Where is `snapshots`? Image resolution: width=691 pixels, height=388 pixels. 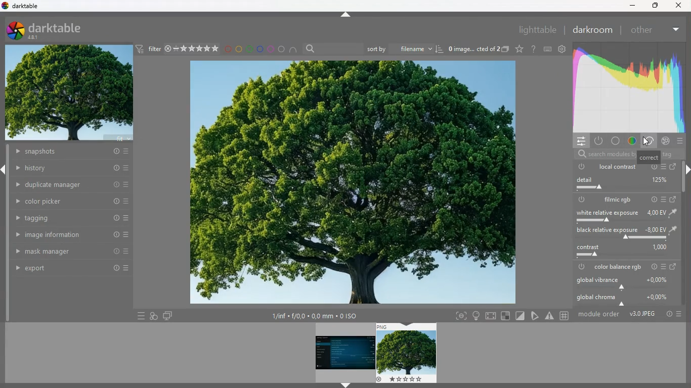
snapshots is located at coordinates (70, 152).